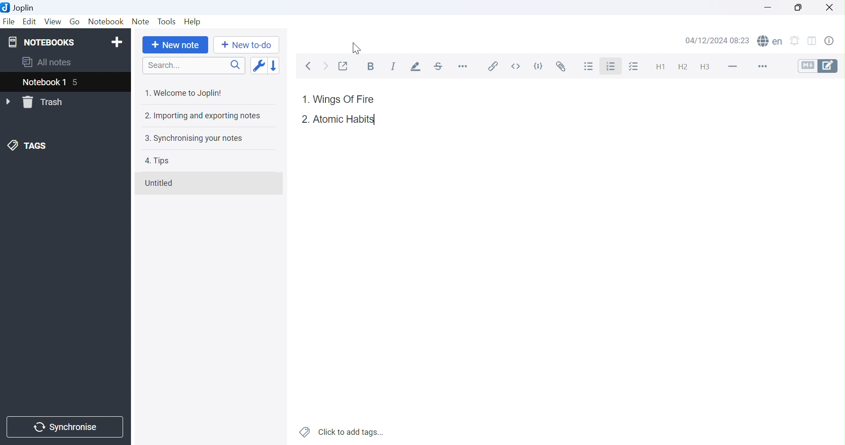 The height and width of the screenshot is (445, 845). What do you see at coordinates (80, 83) in the screenshot?
I see `5` at bounding box center [80, 83].